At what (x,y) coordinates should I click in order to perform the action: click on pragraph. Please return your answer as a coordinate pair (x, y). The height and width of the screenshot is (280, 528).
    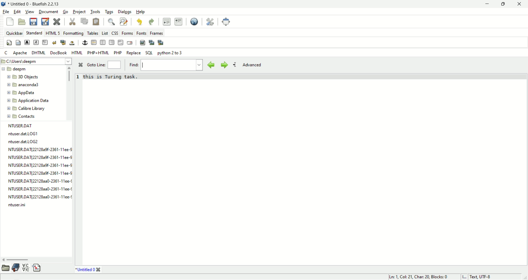
    Looking at the image, I should click on (45, 42).